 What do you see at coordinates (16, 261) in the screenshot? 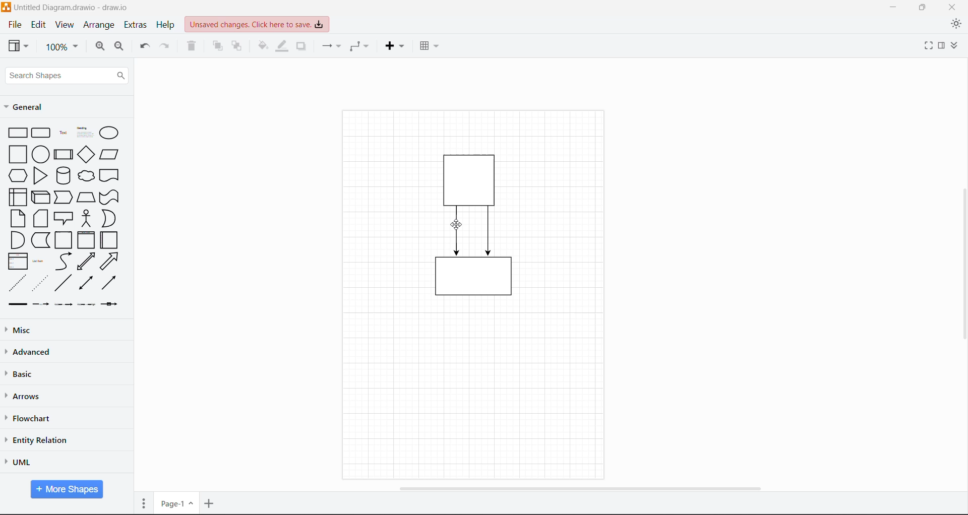
I see `List` at bounding box center [16, 261].